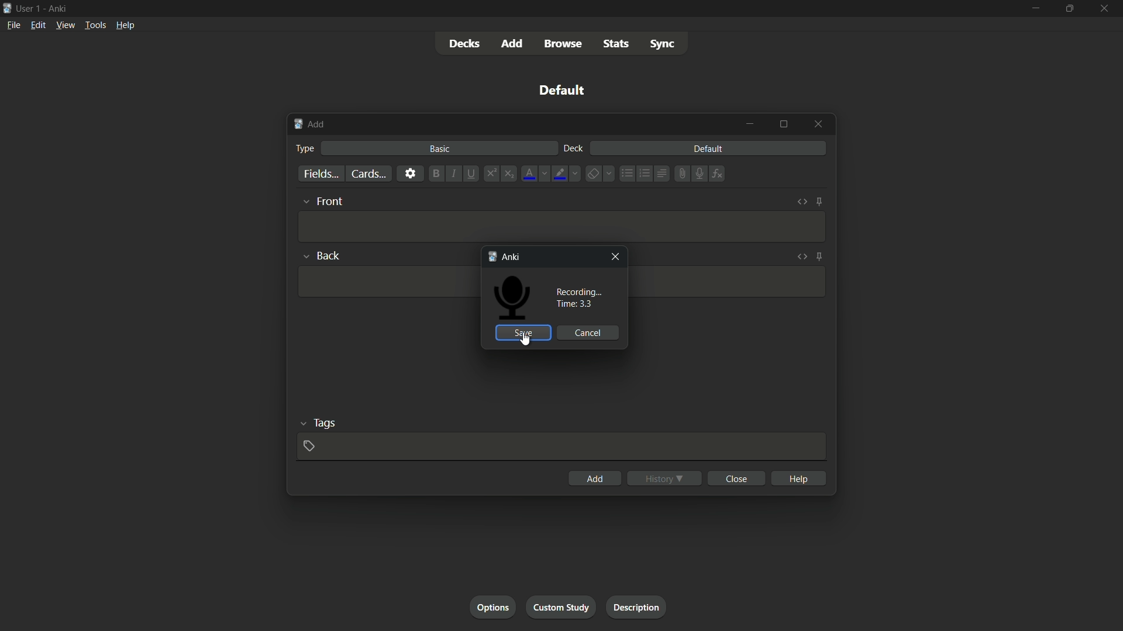 This screenshot has height=631, width=1123. Describe the element at coordinates (309, 445) in the screenshot. I see `add tag` at that location.